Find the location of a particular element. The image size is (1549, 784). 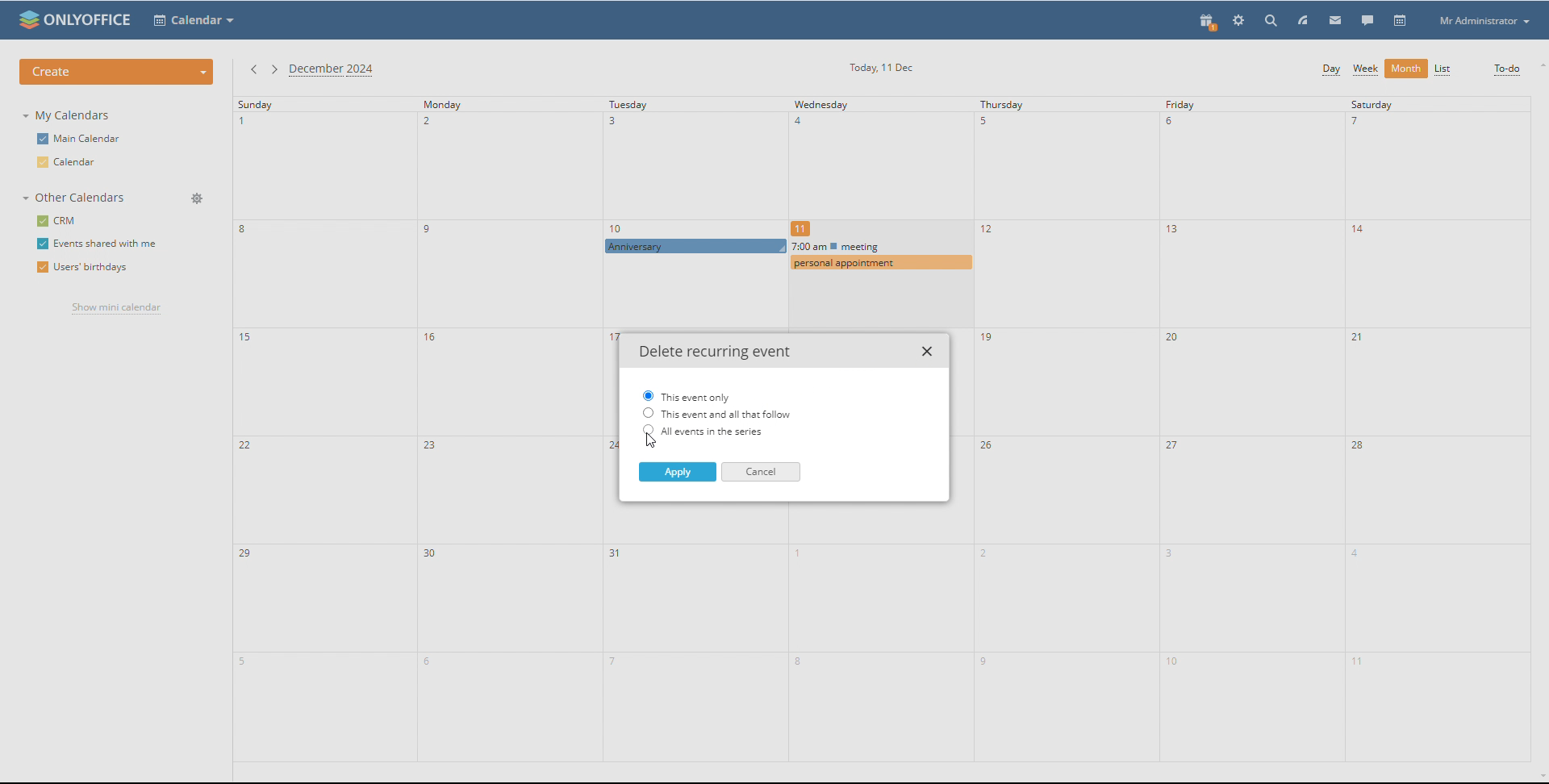

friday is located at coordinates (1252, 428).